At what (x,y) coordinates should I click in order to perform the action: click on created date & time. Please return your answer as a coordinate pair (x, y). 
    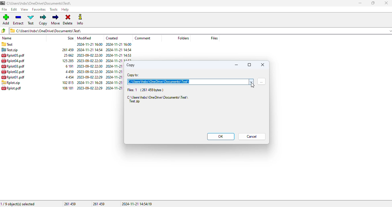
    Looking at the image, I should click on (114, 66).